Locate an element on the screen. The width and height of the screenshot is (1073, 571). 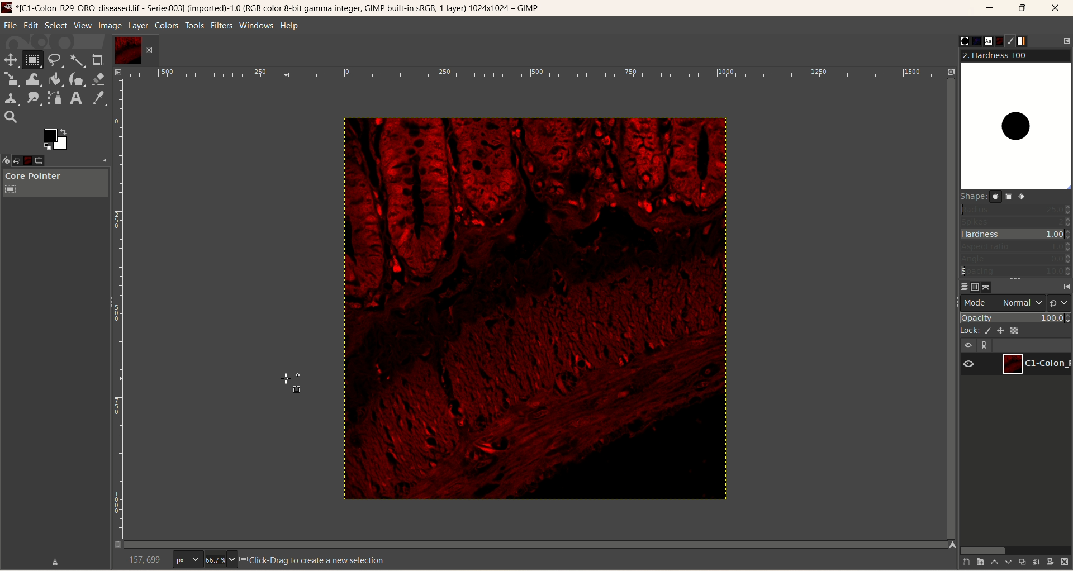
crop tool is located at coordinates (98, 60).